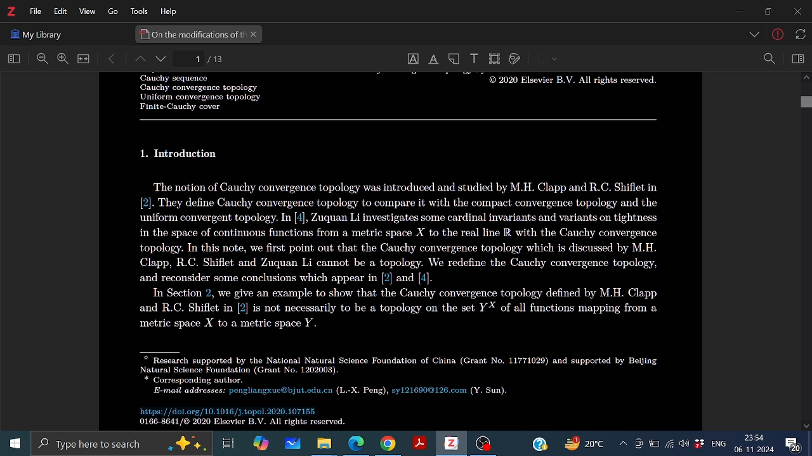 This screenshot has width=812, height=456. I want to click on Zotero, so click(450, 443).